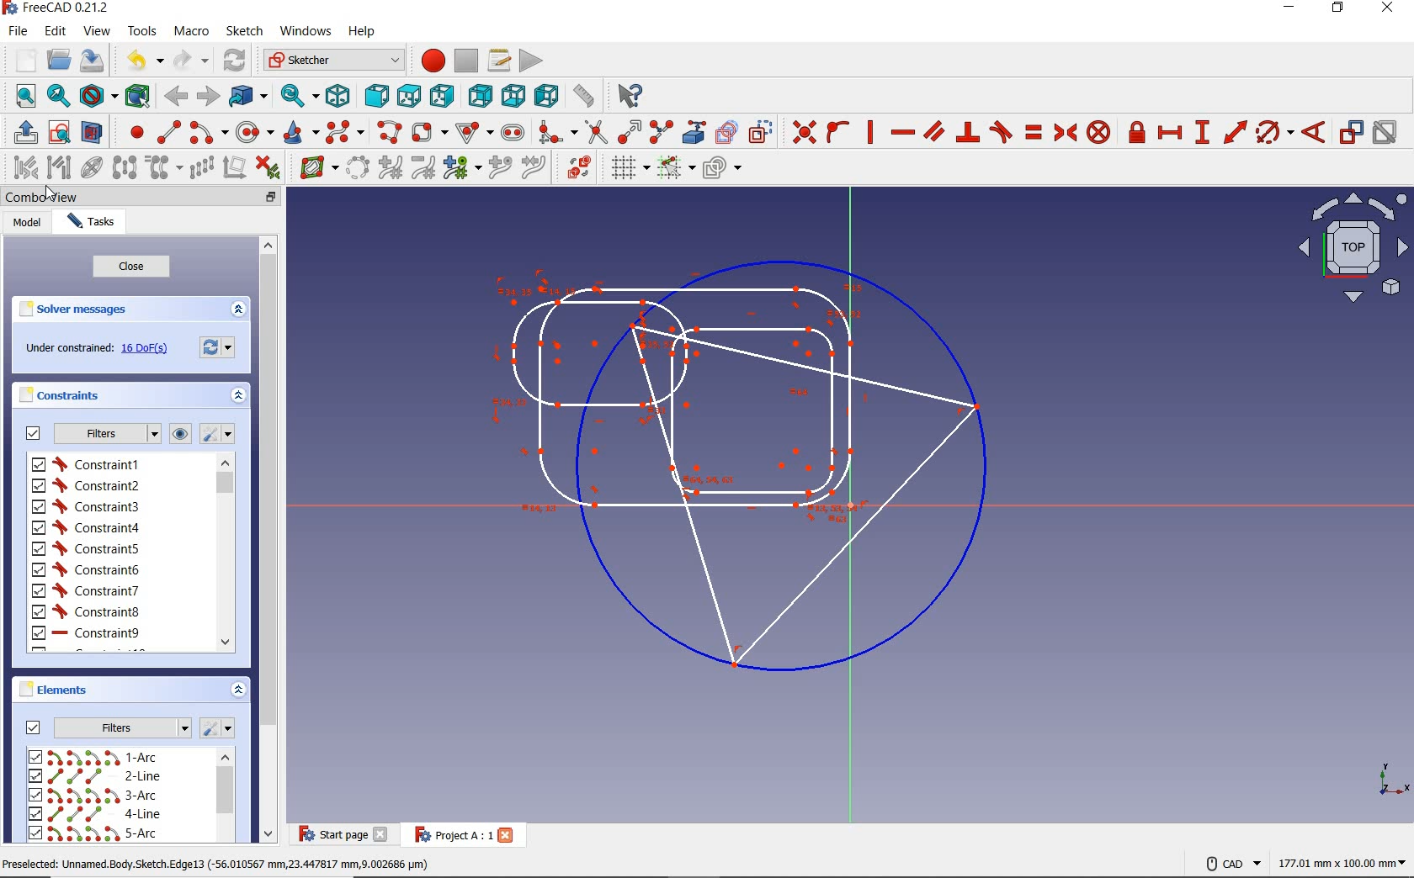  What do you see at coordinates (933, 132) in the screenshot?
I see `constrain parallel` at bounding box center [933, 132].